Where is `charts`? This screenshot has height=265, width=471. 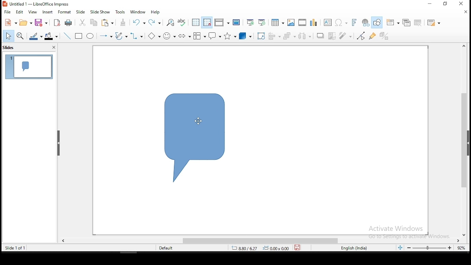 charts is located at coordinates (314, 22).